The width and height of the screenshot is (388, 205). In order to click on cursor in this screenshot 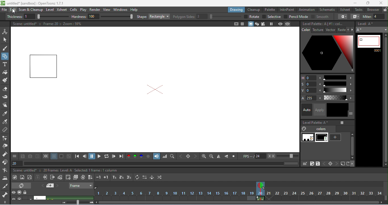, I will do `click(14, 11)`.